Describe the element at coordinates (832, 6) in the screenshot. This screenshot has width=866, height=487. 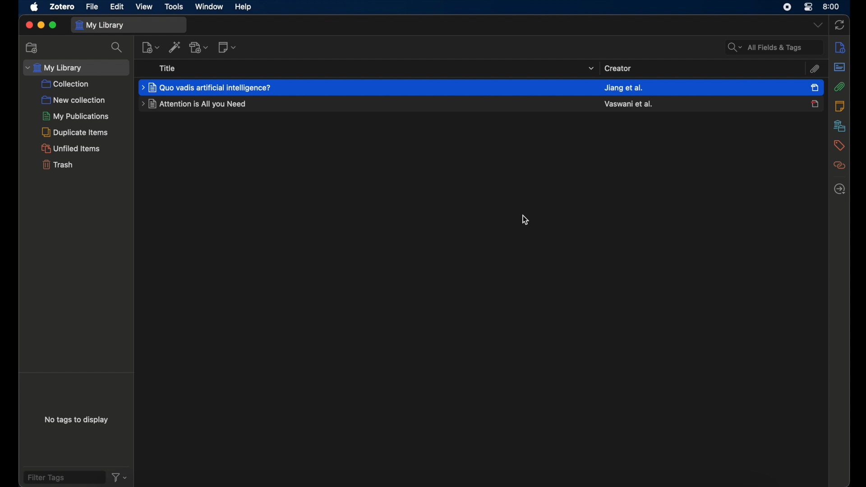
I see `time` at that location.